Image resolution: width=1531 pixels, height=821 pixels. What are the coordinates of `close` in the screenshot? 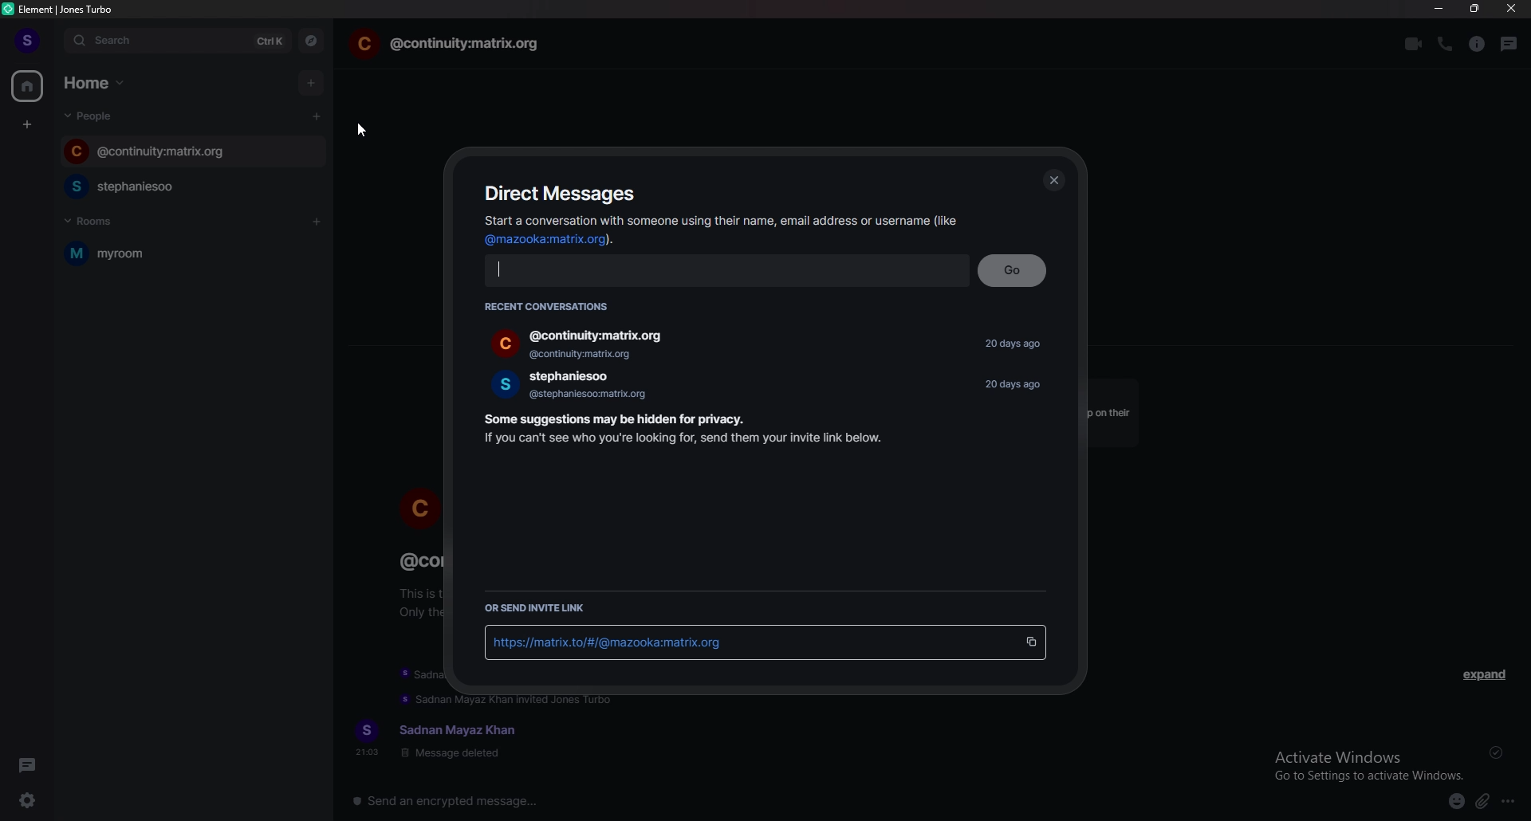 It's located at (1510, 9).